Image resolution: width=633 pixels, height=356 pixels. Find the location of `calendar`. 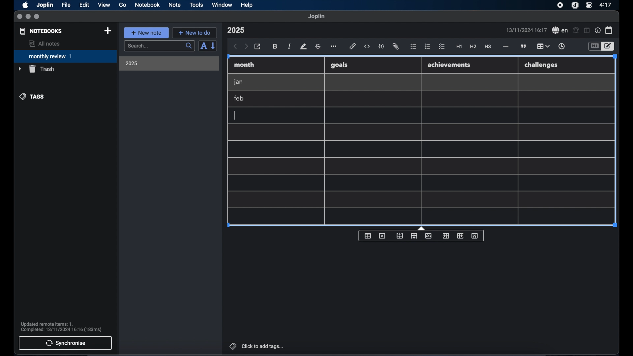

calendar is located at coordinates (609, 30).